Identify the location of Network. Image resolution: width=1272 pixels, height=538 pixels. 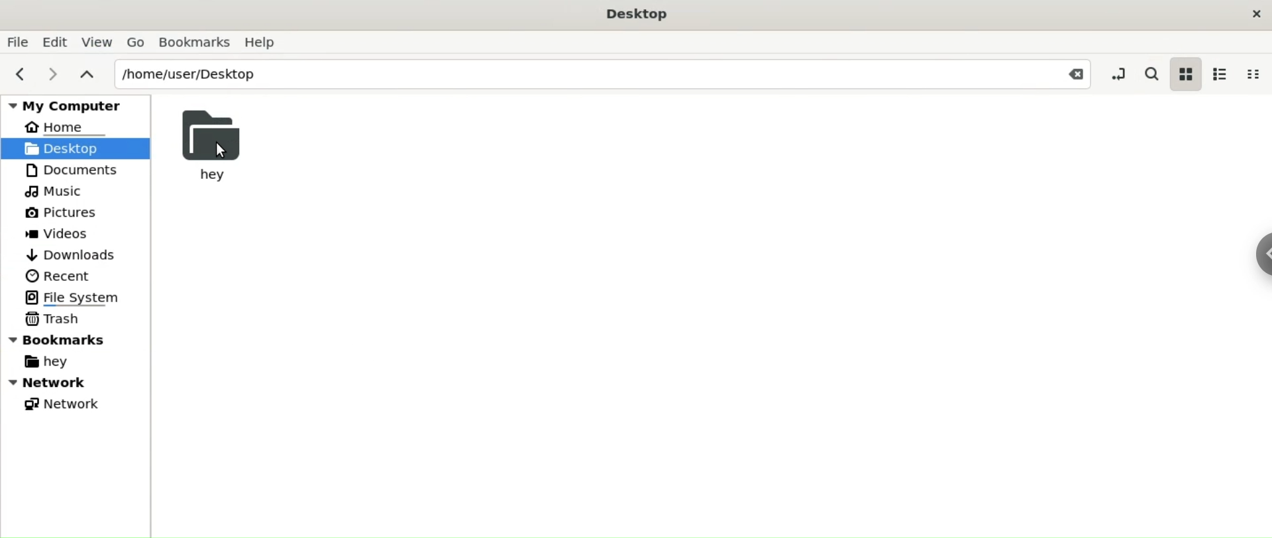
(62, 405).